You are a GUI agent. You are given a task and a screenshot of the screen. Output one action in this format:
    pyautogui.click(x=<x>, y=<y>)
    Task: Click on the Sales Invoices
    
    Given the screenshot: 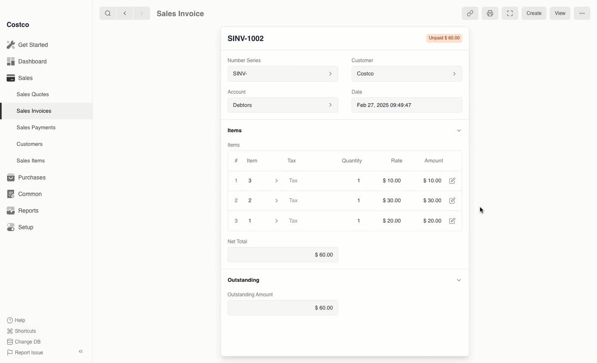 What is the action you would take?
    pyautogui.click(x=35, y=111)
    